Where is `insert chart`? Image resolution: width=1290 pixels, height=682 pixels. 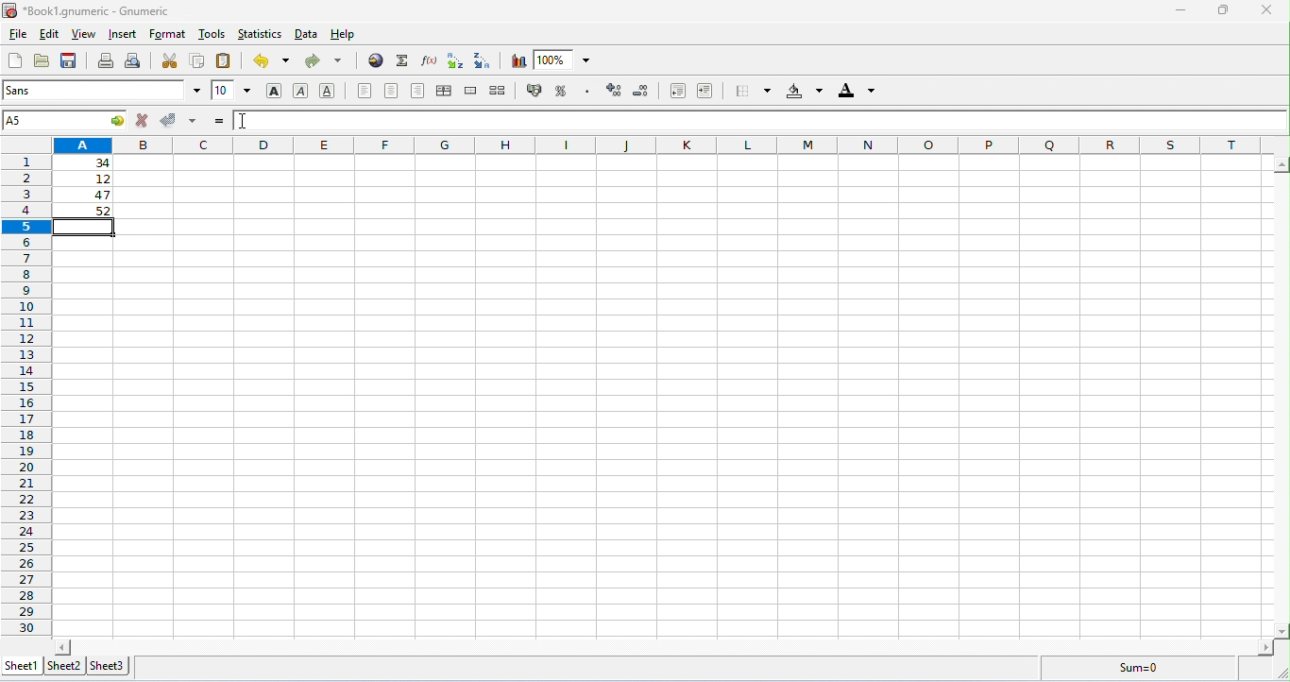 insert chart is located at coordinates (518, 61).